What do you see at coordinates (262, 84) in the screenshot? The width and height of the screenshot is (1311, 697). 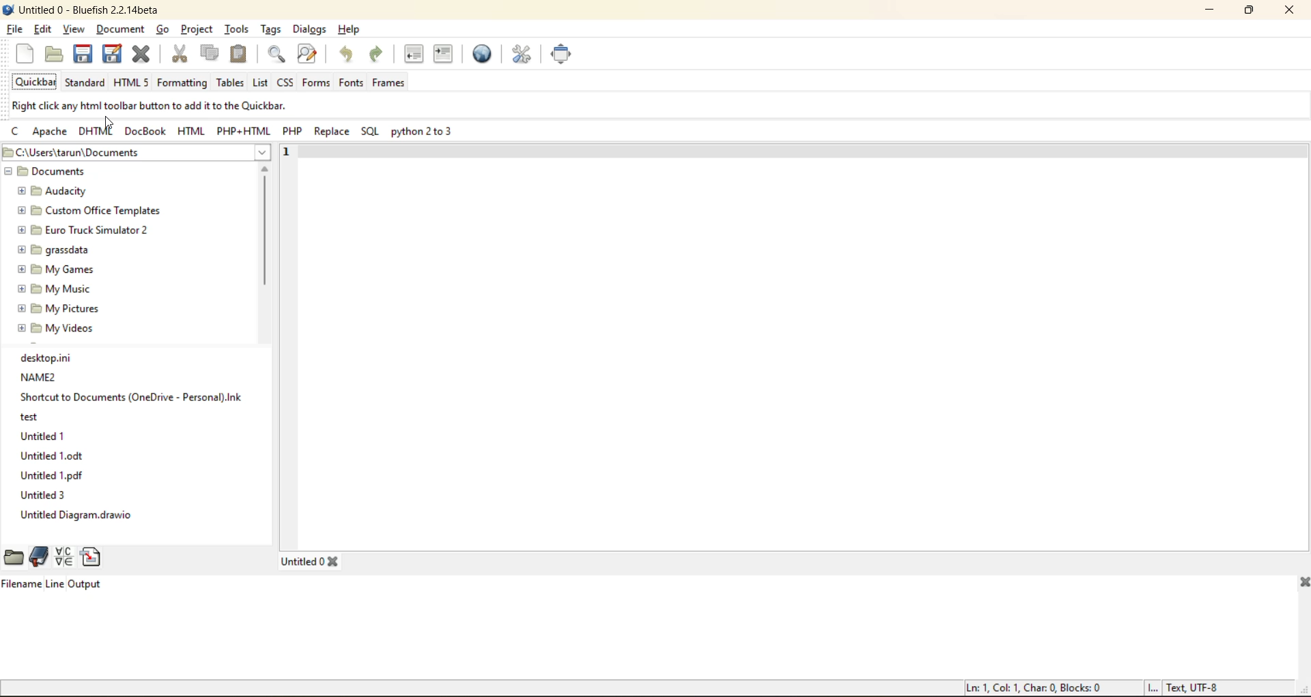 I see `list` at bounding box center [262, 84].